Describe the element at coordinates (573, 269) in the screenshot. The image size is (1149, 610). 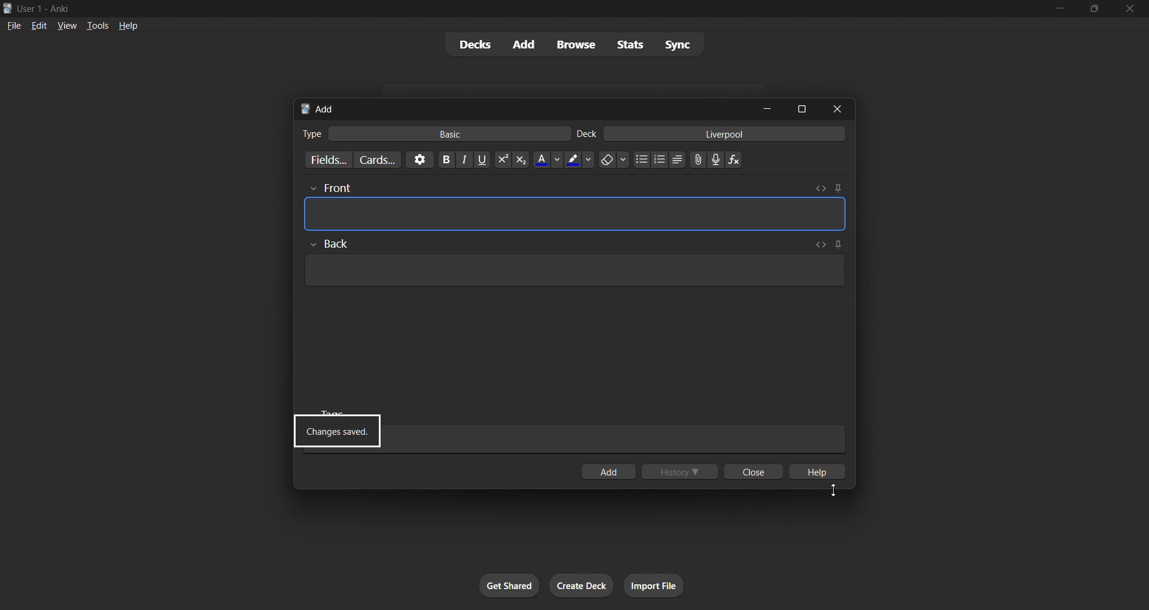
I see `back field` at that location.